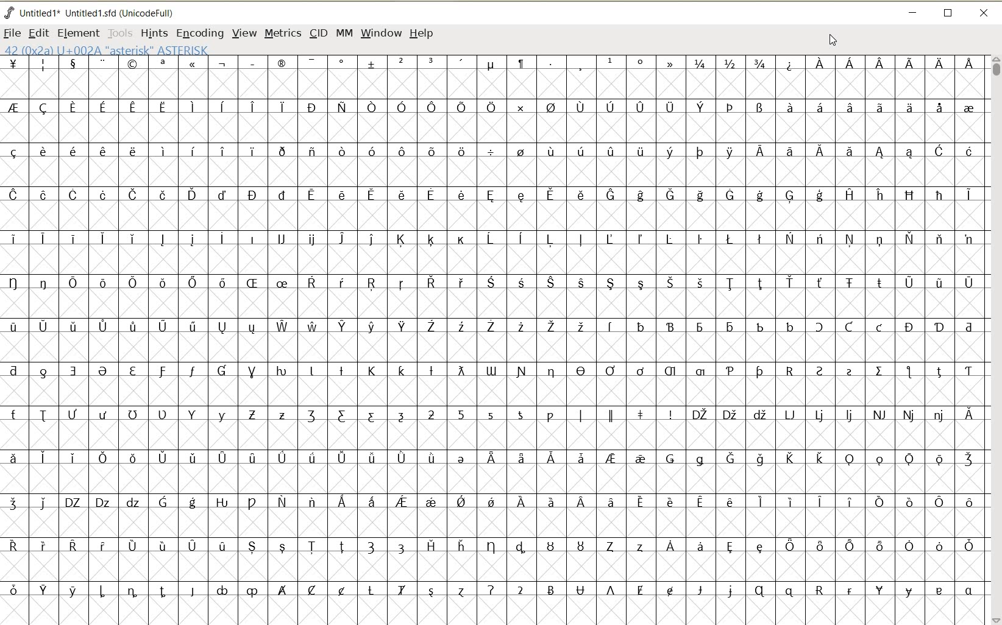 Image resolution: width=1002 pixels, height=625 pixels. Describe the element at coordinates (106, 49) in the screenshot. I see `42 (0x2A) U+002A "Asterisk" ASTERISK` at that location.